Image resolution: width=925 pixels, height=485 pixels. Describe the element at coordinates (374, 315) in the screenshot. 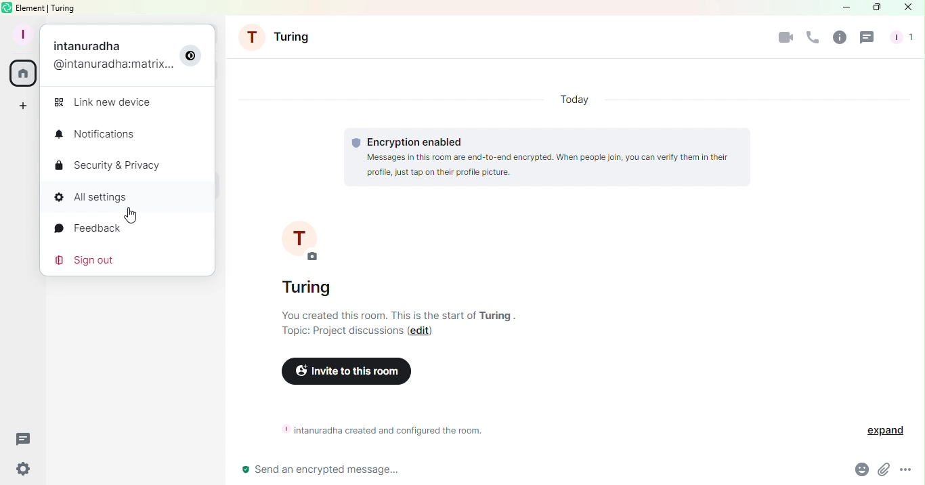

I see `you created this room. This is the start of` at that location.